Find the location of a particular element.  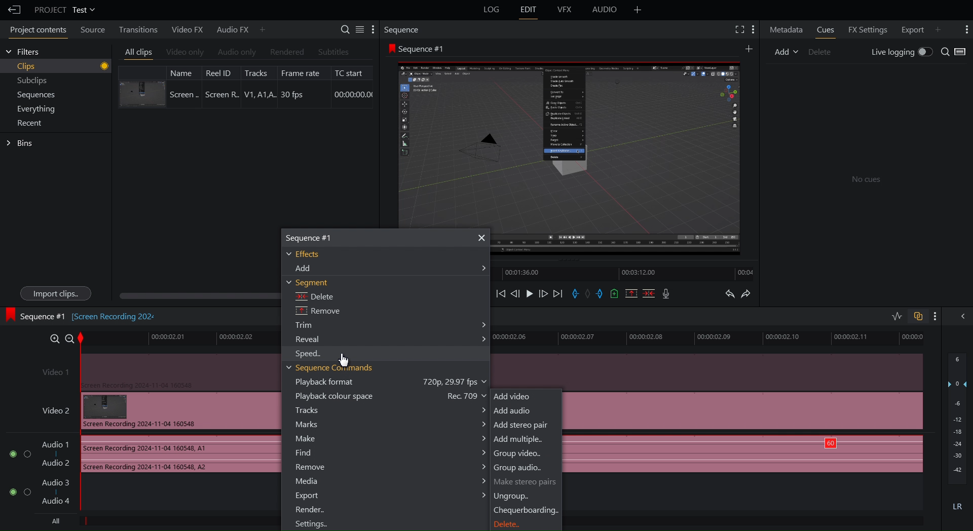

Media is located at coordinates (391, 481).